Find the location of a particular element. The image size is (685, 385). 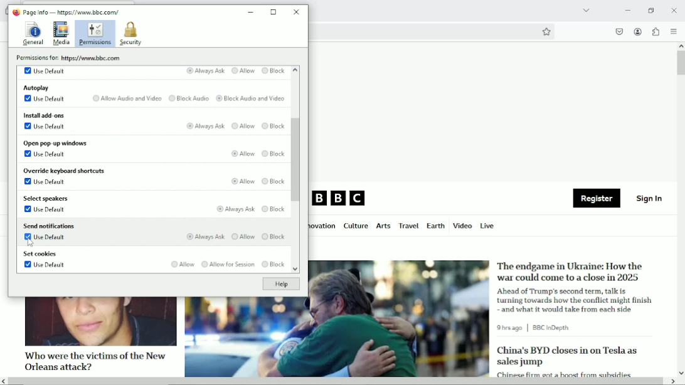

open application menu is located at coordinates (673, 31).